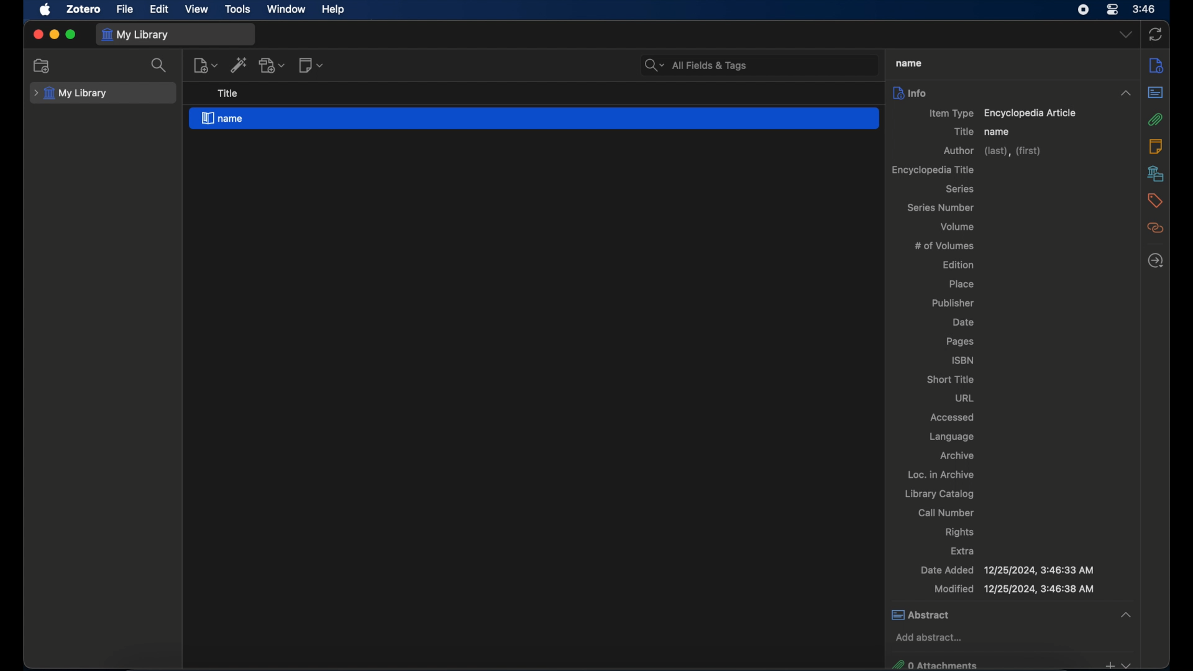  What do you see at coordinates (311, 65) in the screenshot?
I see `new note` at bounding box center [311, 65].